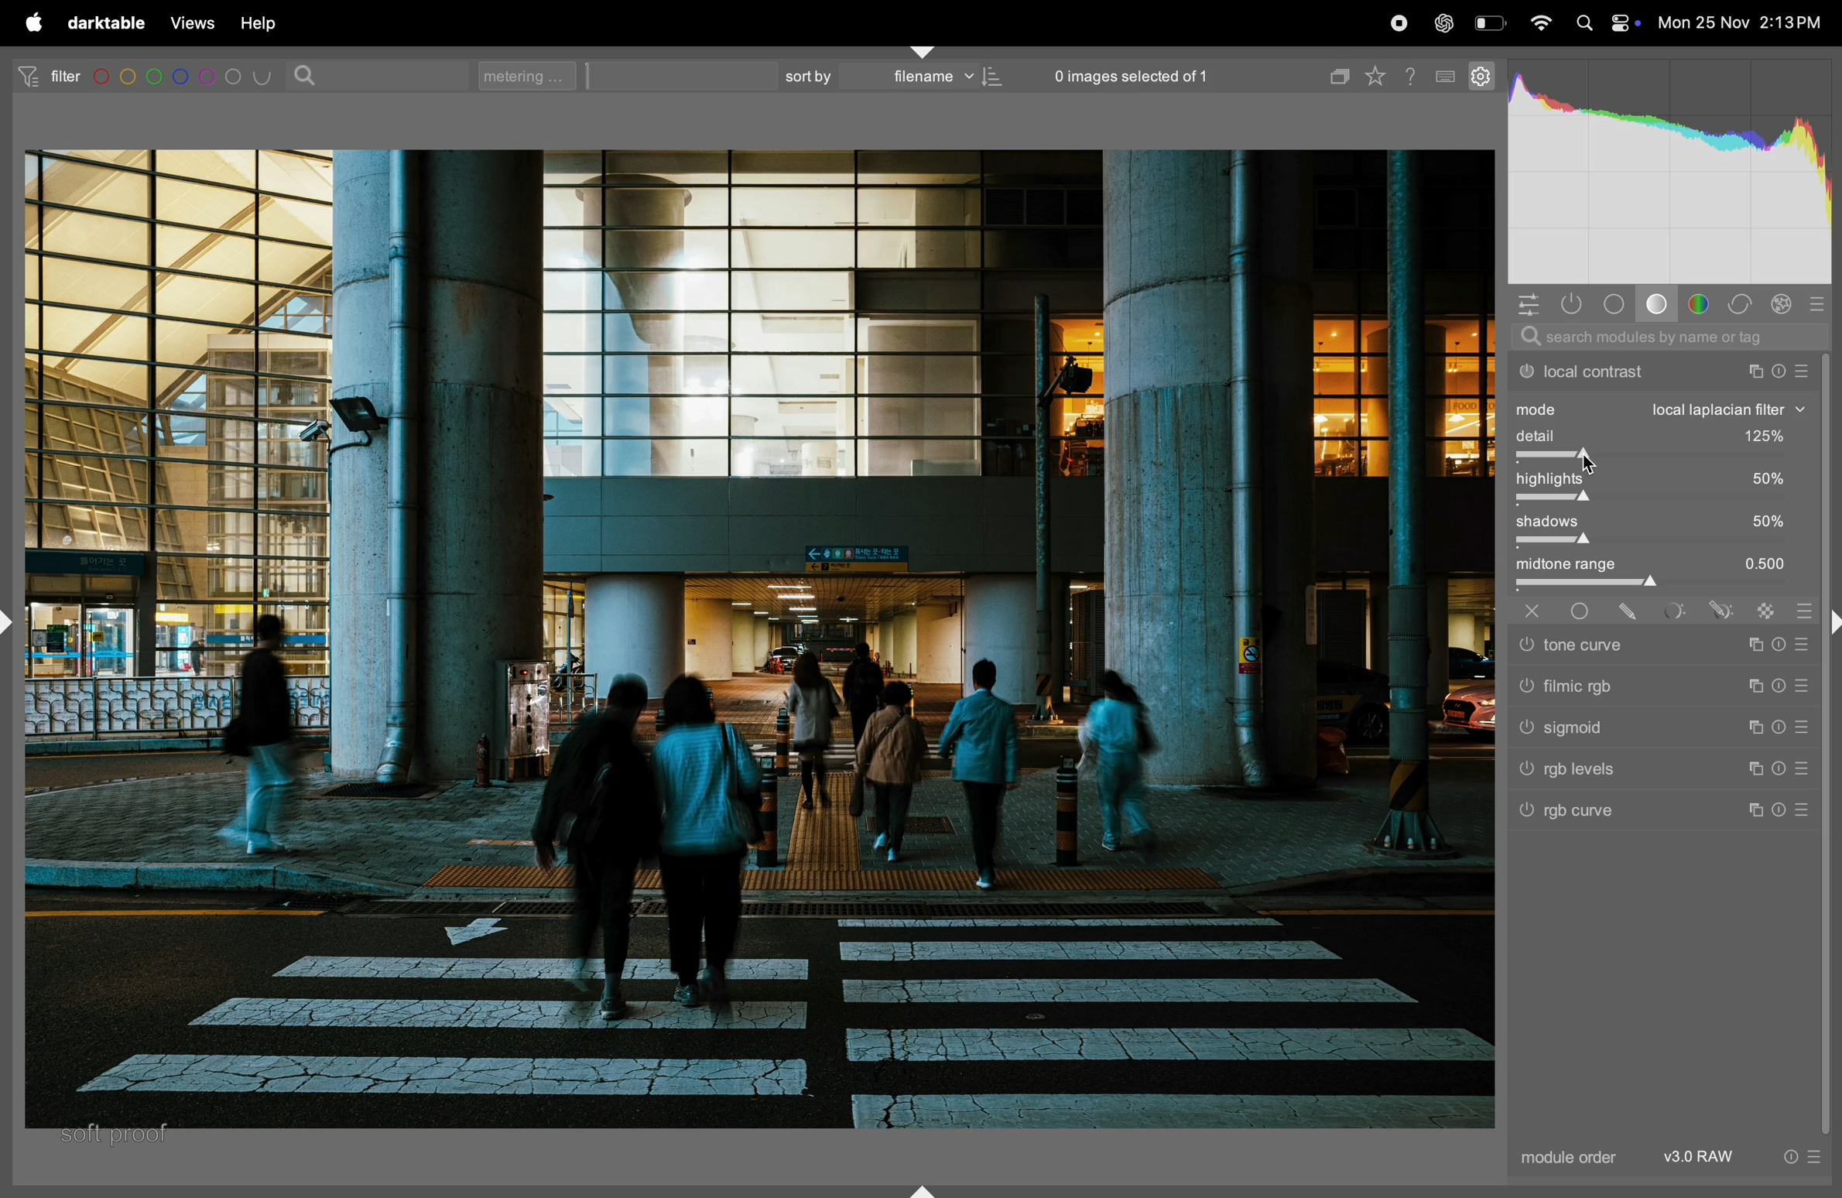  Describe the element at coordinates (1662, 522) in the screenshot. I see `shadows` at that location.